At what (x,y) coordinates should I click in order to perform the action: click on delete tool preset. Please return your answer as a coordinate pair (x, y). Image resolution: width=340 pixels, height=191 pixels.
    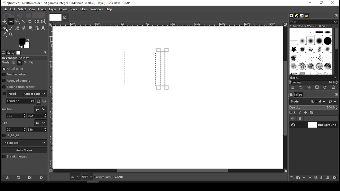
    Looking at the image, I should click on (31, 177).